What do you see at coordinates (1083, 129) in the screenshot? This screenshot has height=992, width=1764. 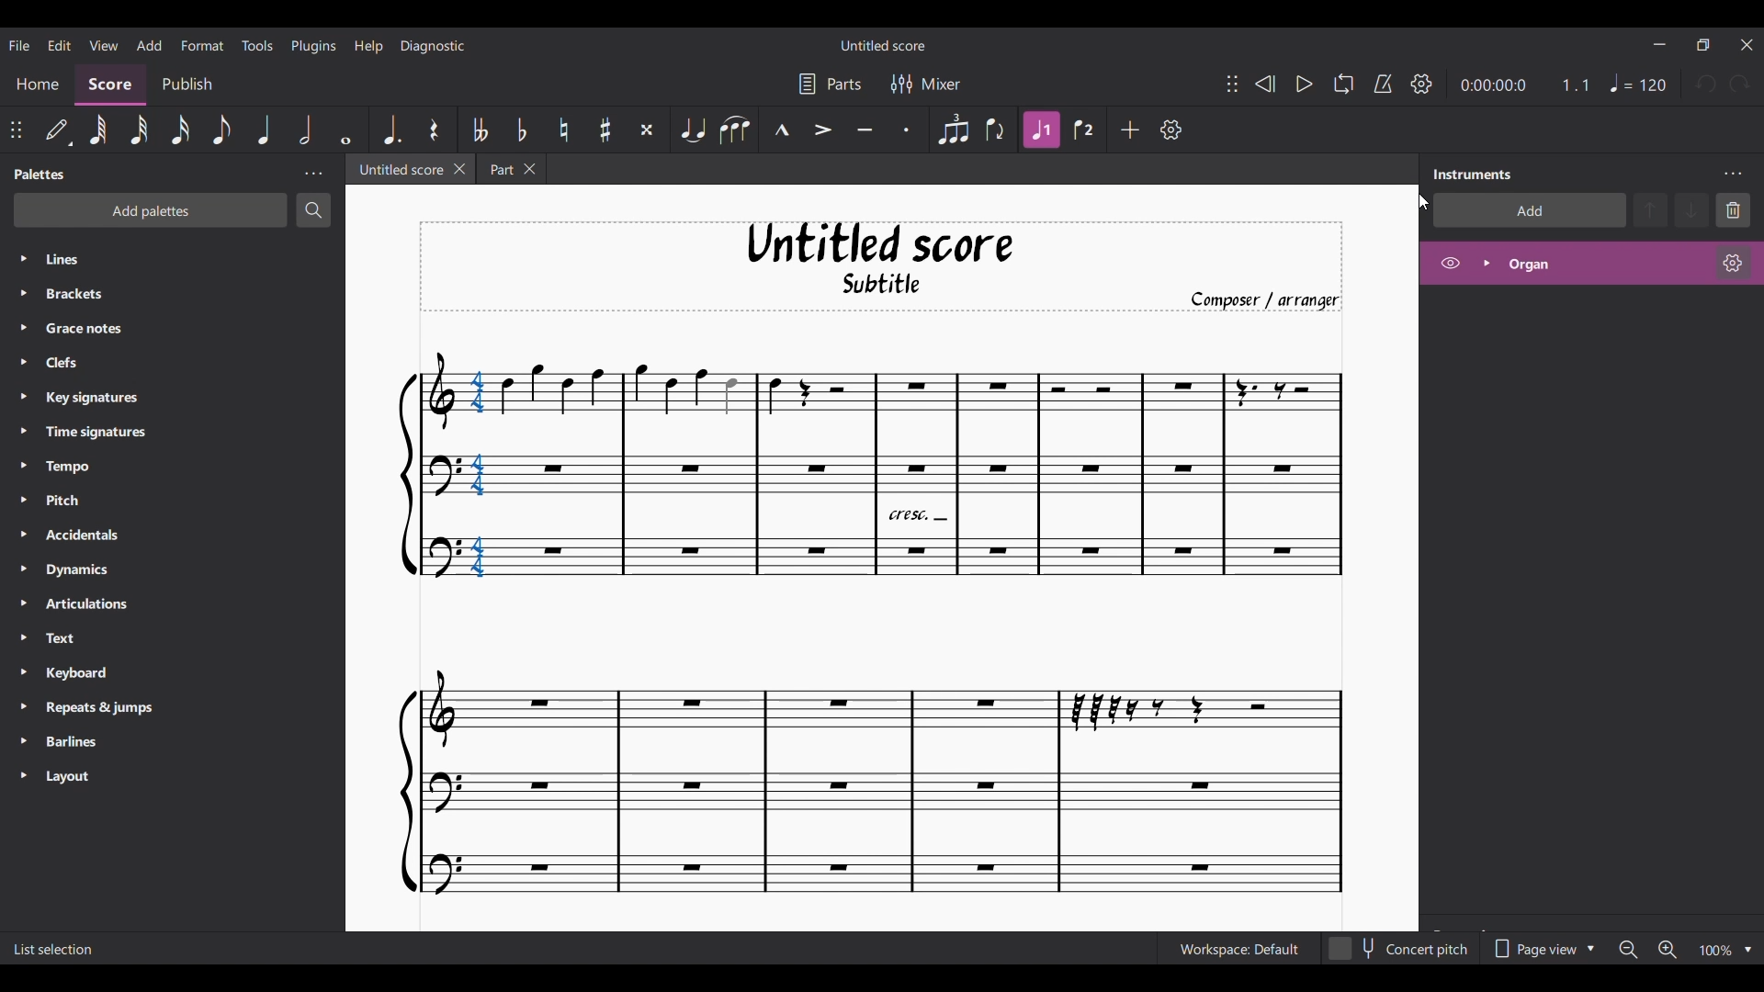 I see `Voice 2` at bounding box center [1083, 129].